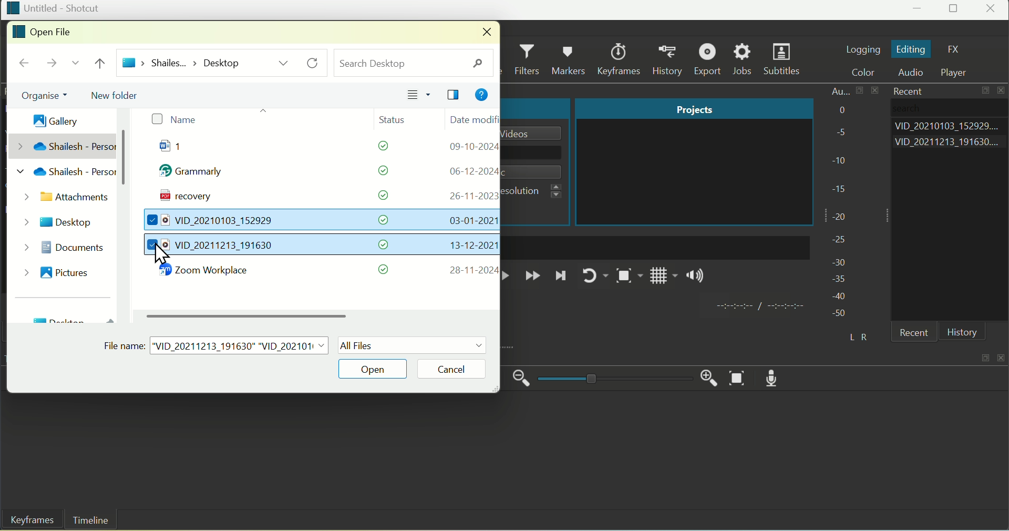  I want to click on Subtitles, so click(784, 60).